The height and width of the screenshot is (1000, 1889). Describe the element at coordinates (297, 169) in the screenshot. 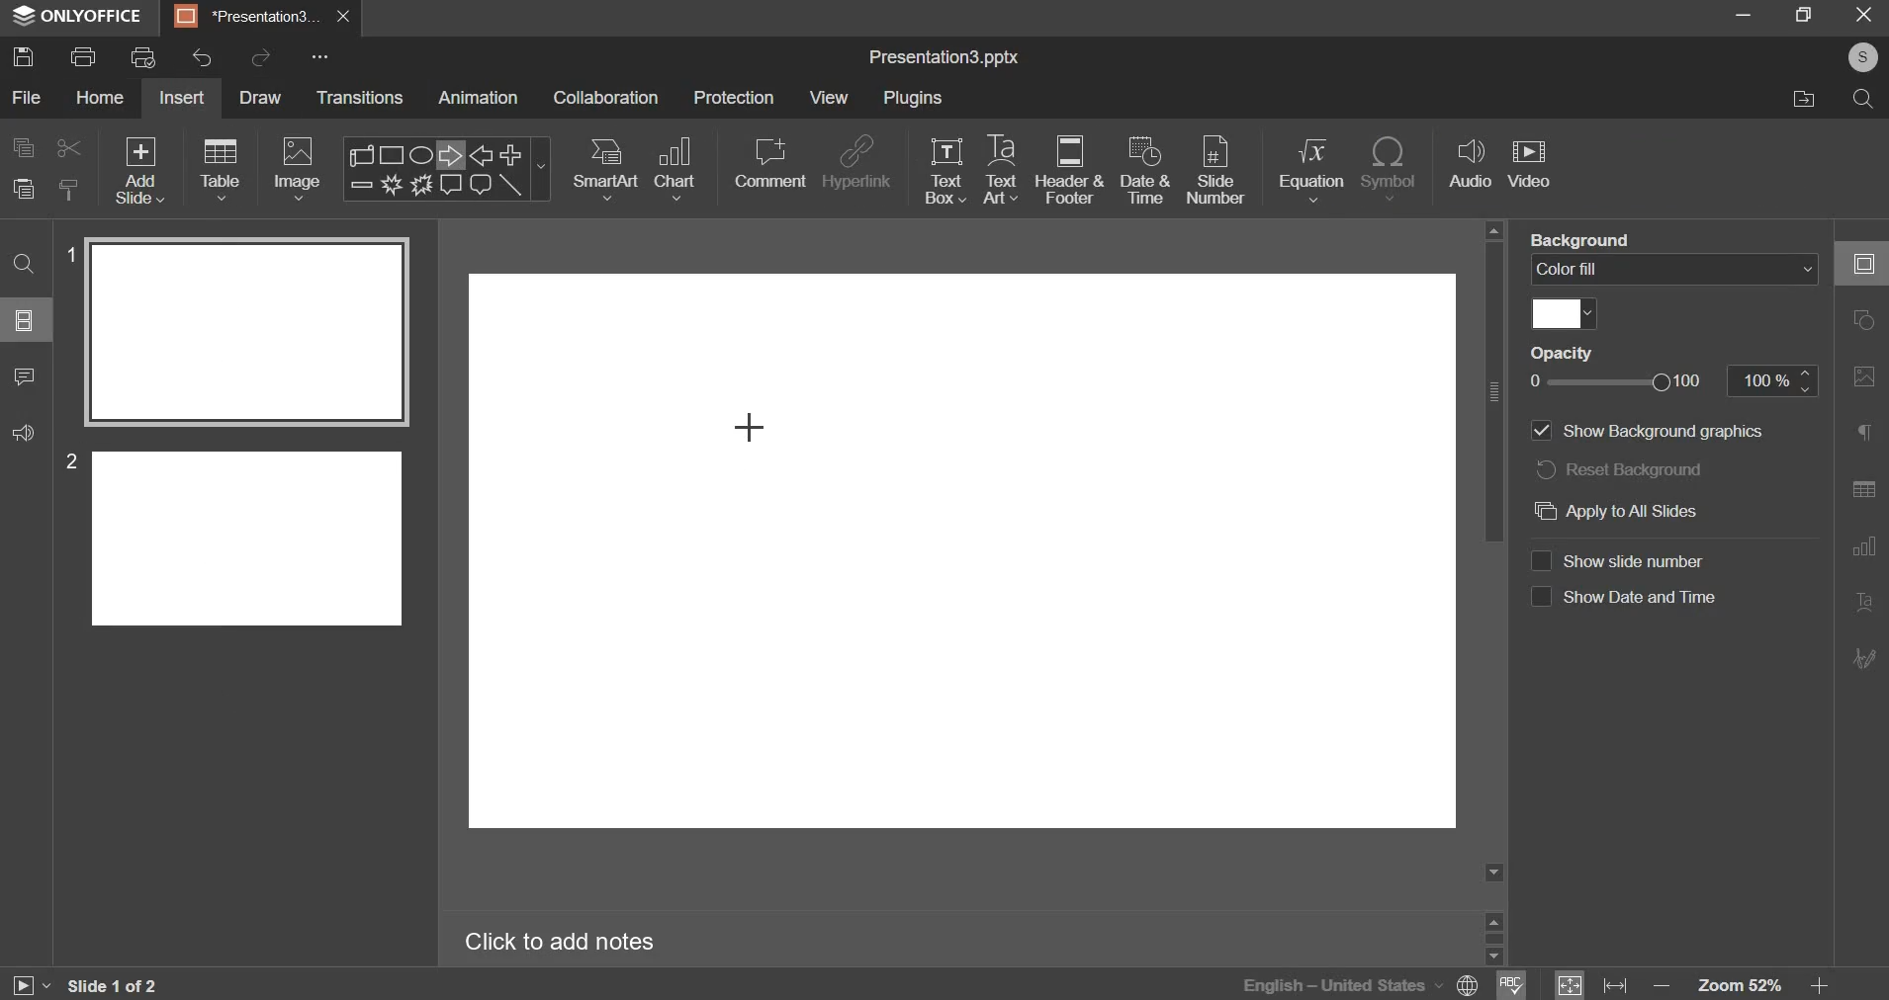

I see `image` at that location.